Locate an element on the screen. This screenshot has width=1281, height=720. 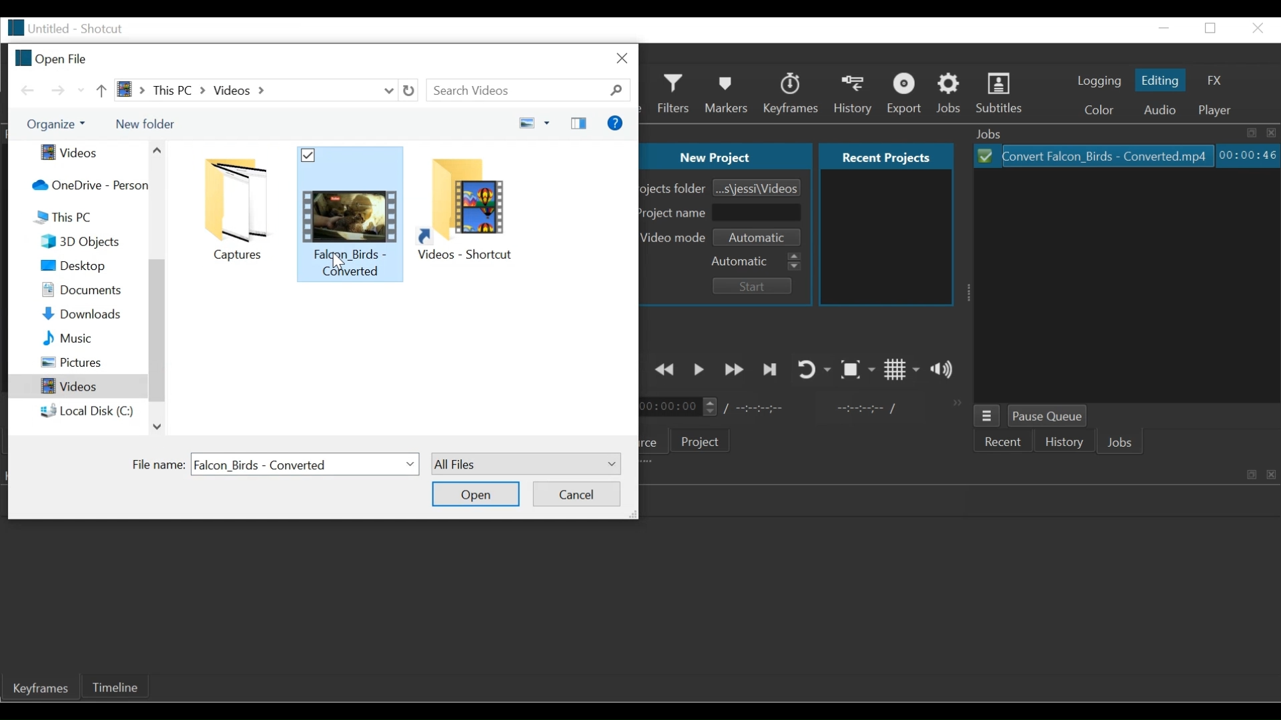
Toggle player looping is located at coordinates (813, 368).